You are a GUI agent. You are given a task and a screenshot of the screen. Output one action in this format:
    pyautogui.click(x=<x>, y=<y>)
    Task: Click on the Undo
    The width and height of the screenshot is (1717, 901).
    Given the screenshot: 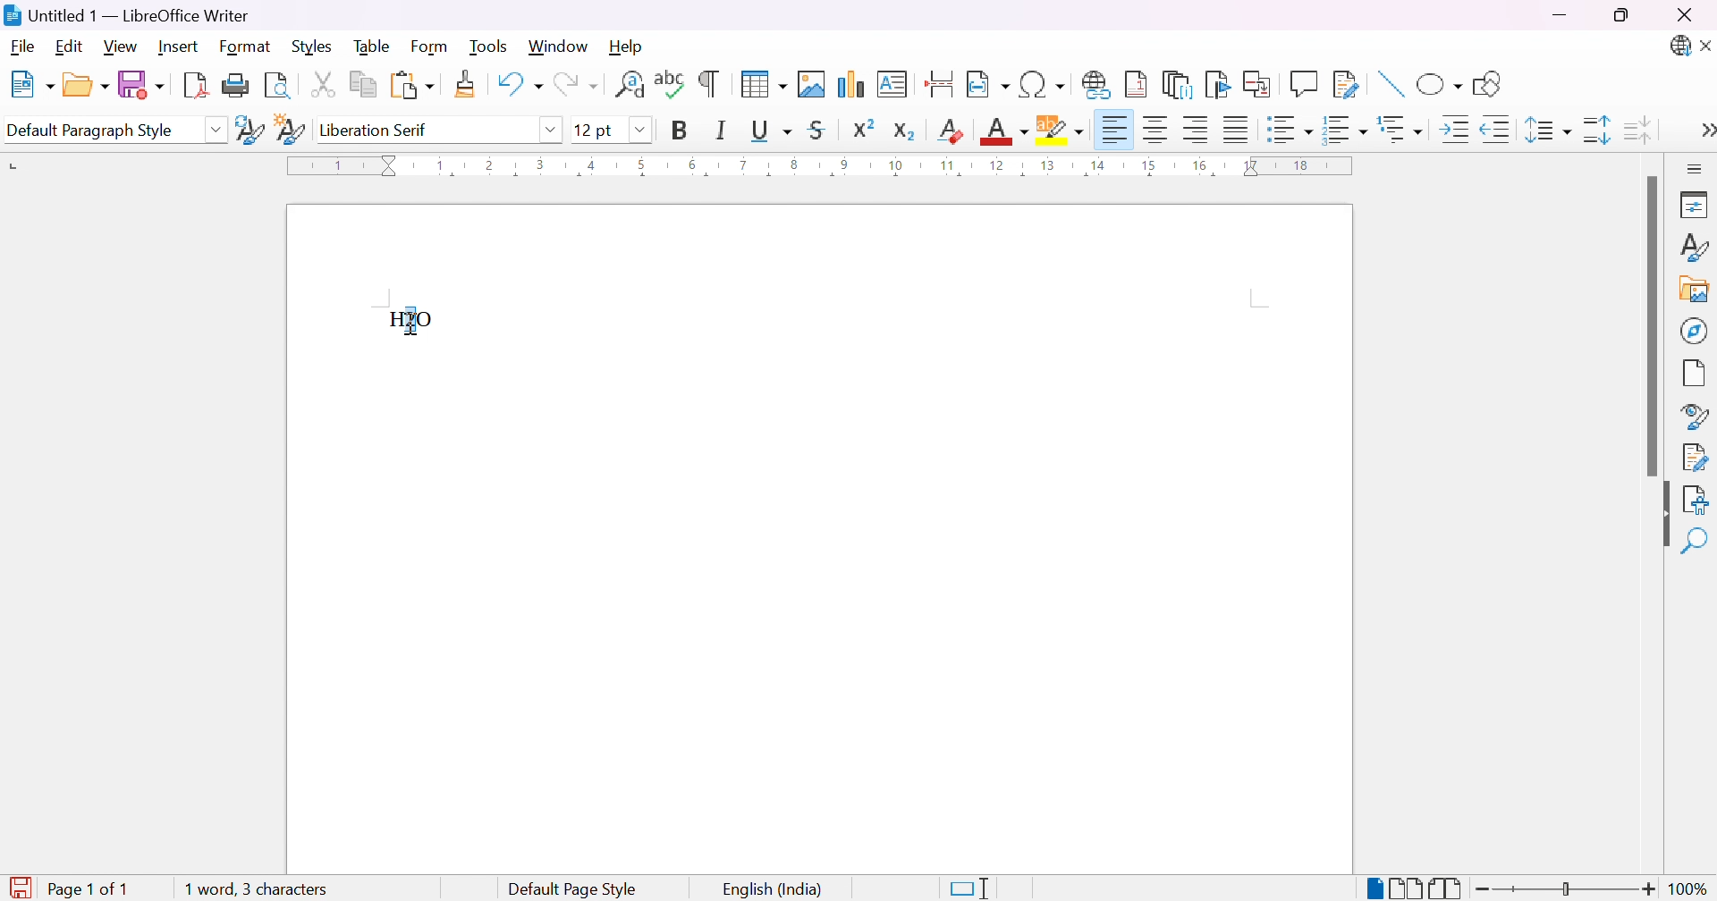 What is the action you would take?
    pyautogui.click(x=518, y=88)
    